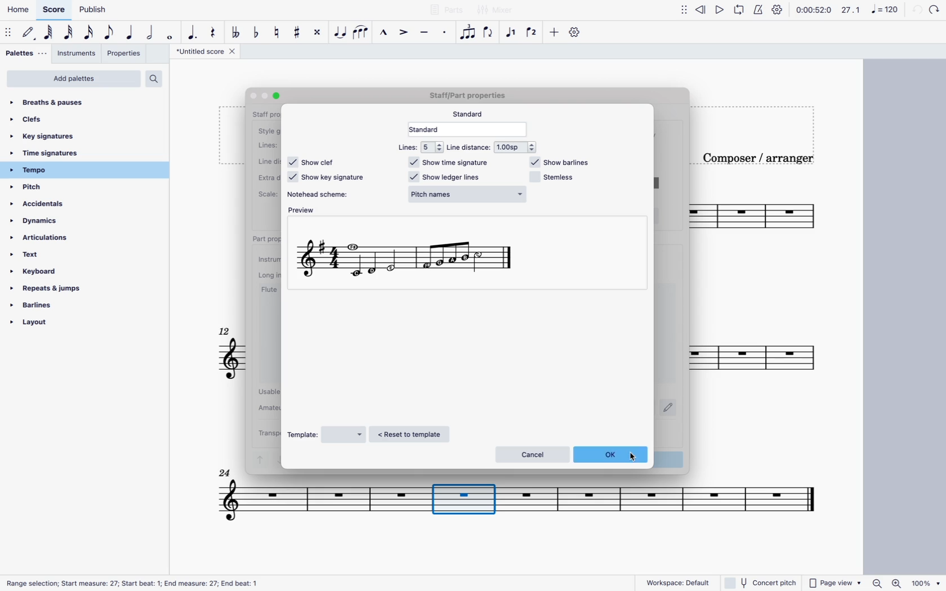 The width and height of the screenshot is (946, 591). Describe the element at coordinates (226, 331) in the screenshot. I see `12` at that location.